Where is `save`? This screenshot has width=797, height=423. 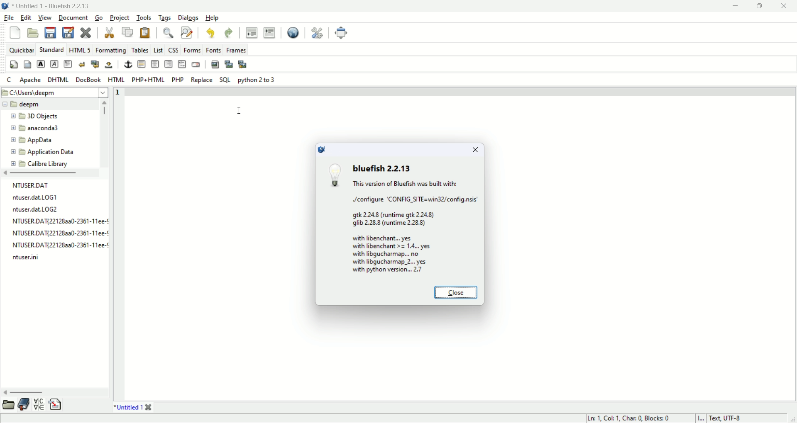
save is located at coordinates (52, 32).